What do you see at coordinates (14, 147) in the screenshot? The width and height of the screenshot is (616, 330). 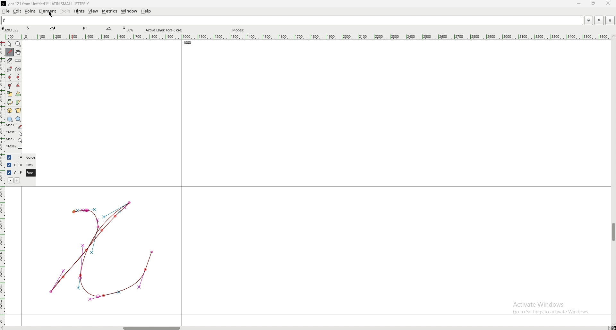 I see `mse 2` at bounding box center [14, 147].